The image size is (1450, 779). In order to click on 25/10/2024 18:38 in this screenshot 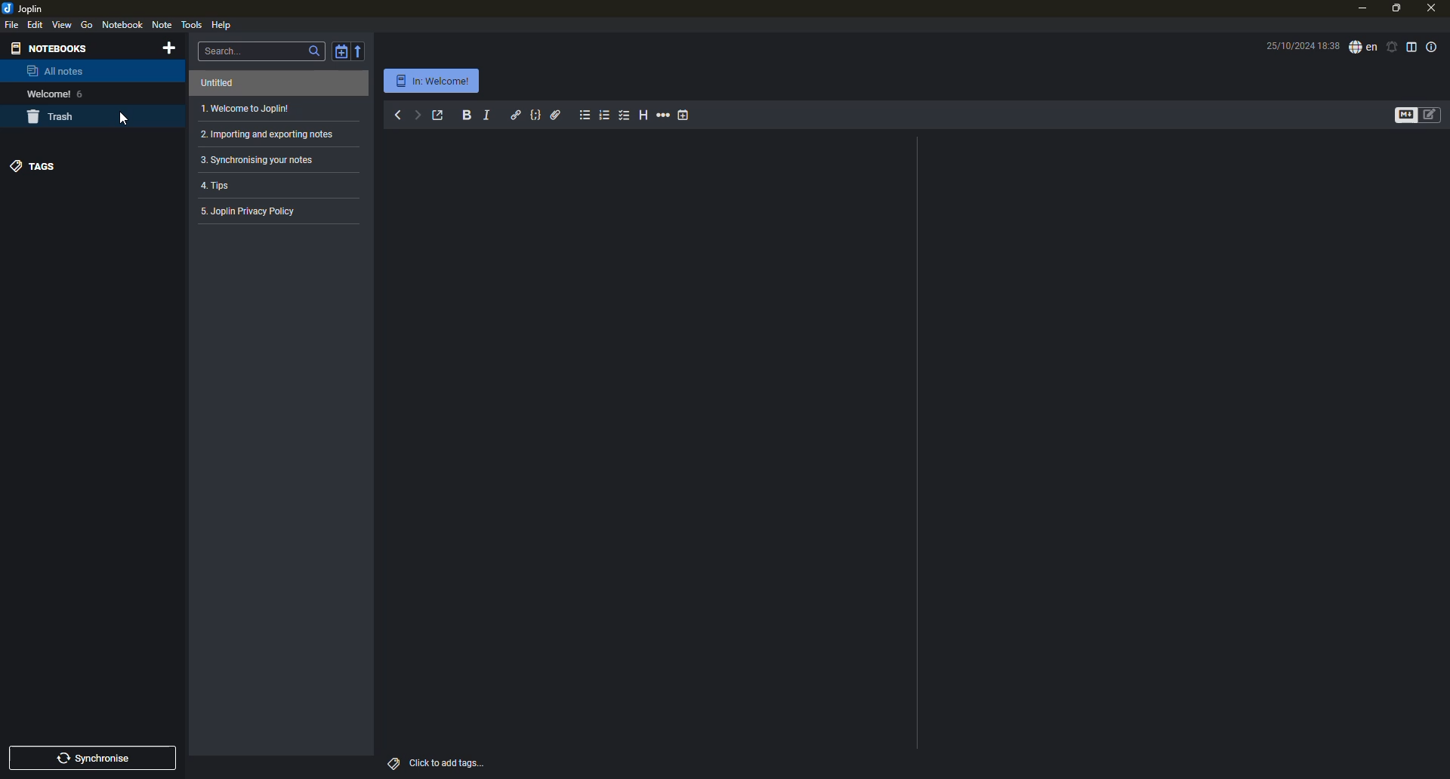, I will do `click(1301, 46)`.